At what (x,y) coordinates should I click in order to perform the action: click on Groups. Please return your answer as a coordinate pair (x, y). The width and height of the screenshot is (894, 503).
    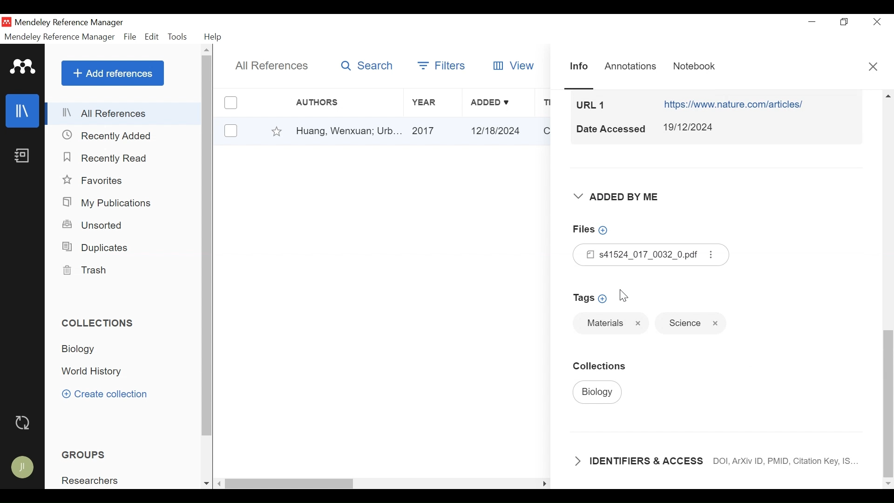
    Looking at the image, I should click on (83, 455).